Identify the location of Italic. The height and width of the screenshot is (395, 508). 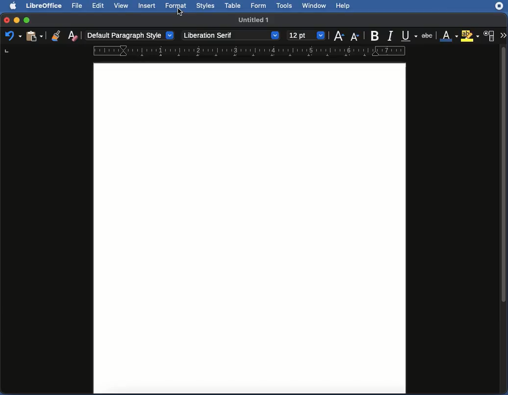
(390, 36).